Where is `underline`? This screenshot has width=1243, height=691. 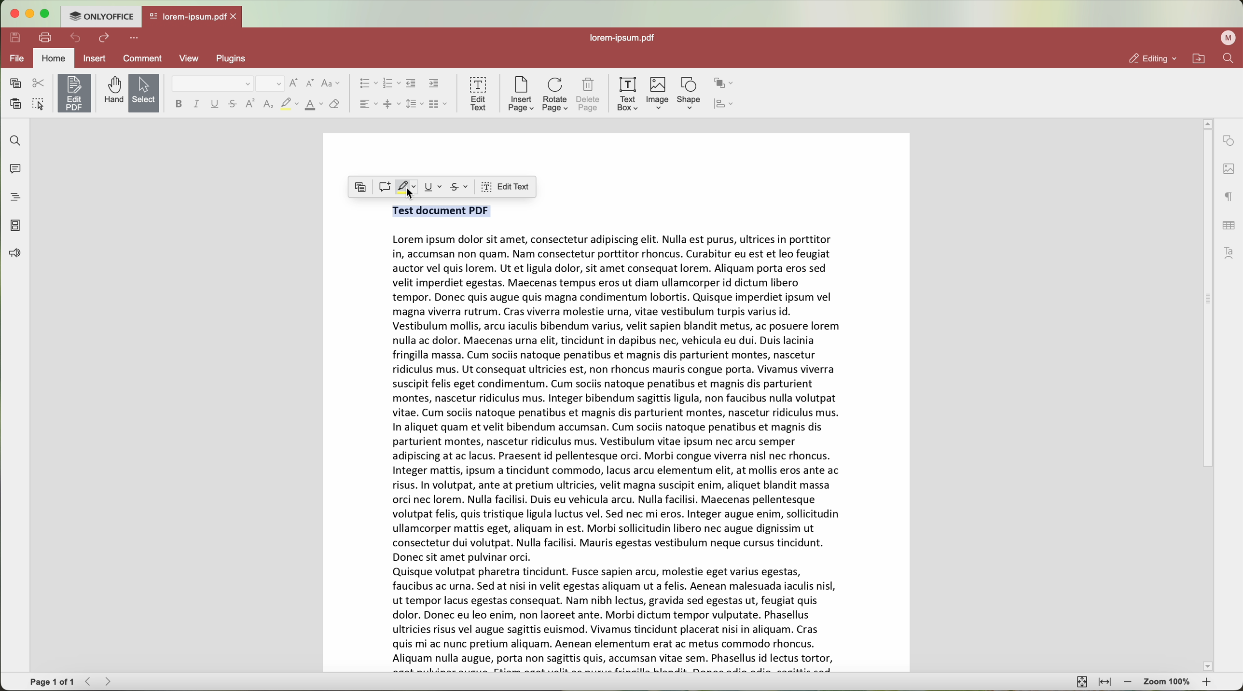 underline is located at coordinates (434, 188).